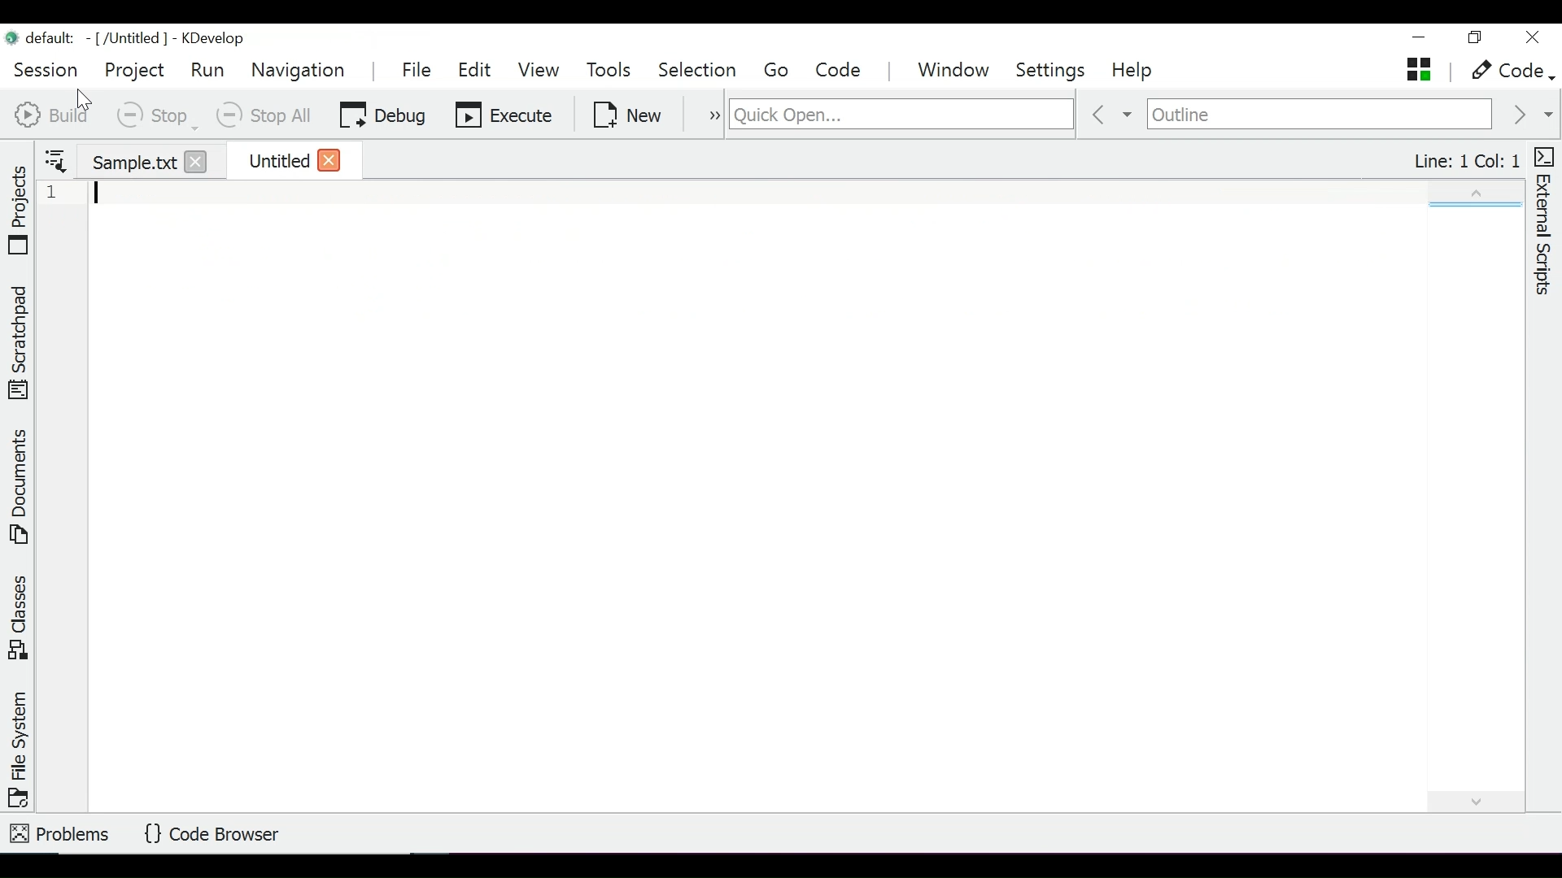 The height and width of the screenshot is (878, 1562). I want to click on Code, so click(836, 71).